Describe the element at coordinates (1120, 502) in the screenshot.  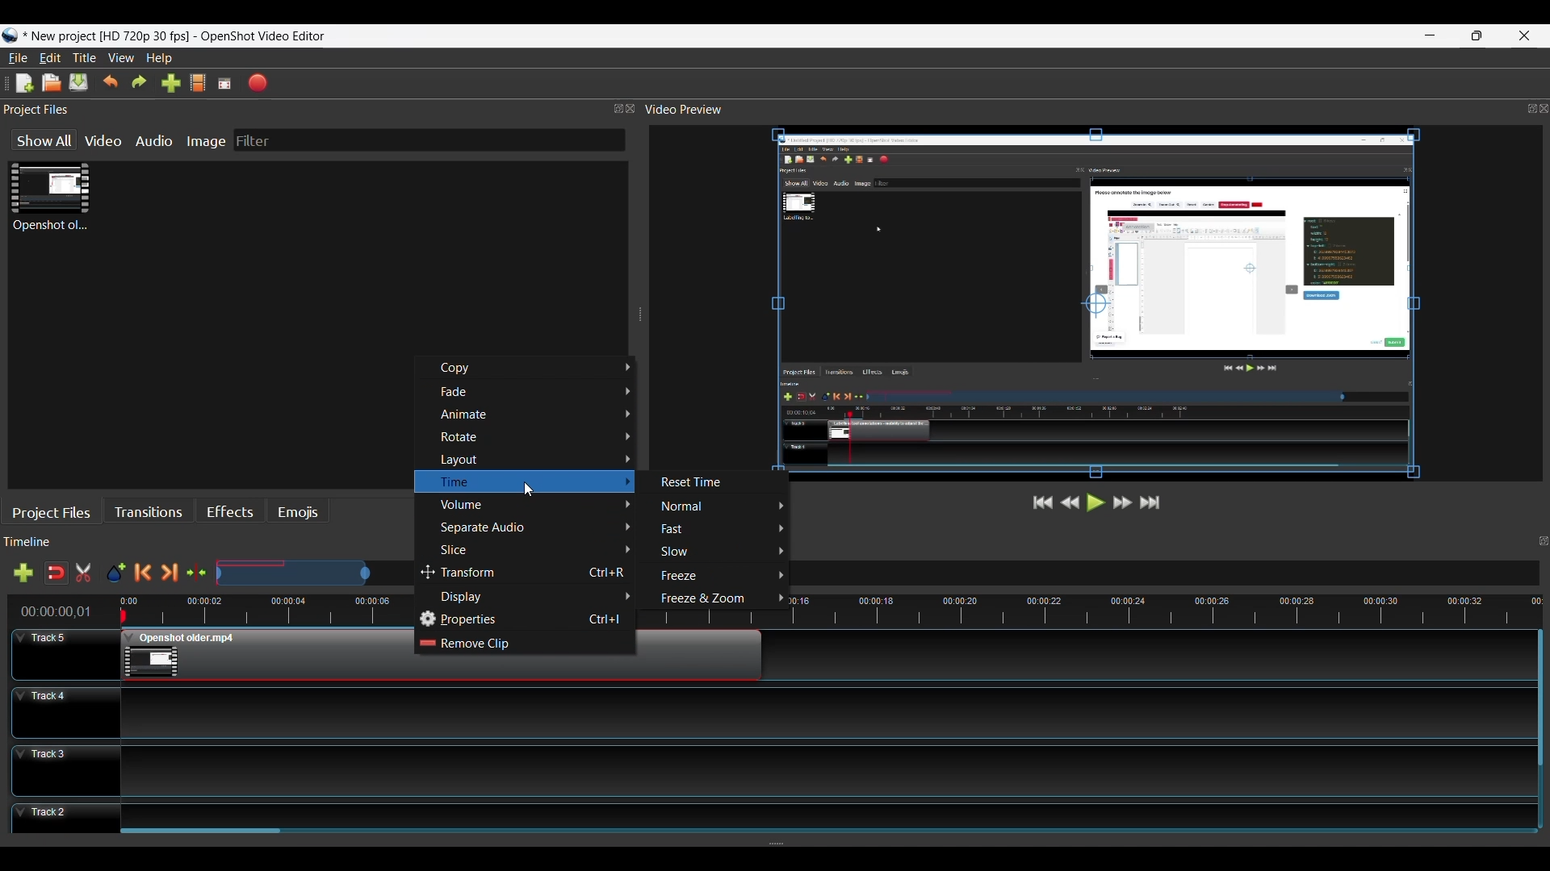
I see `Fast Forward` at that location.